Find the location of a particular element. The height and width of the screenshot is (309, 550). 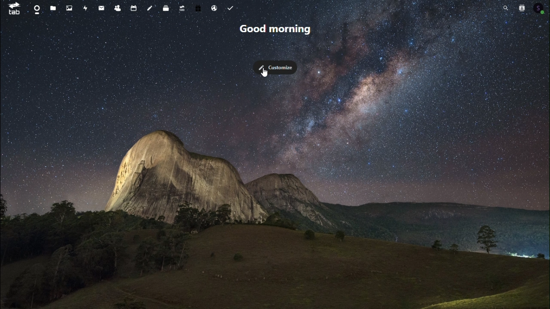

Cursor is located at coordinates (264, 73).